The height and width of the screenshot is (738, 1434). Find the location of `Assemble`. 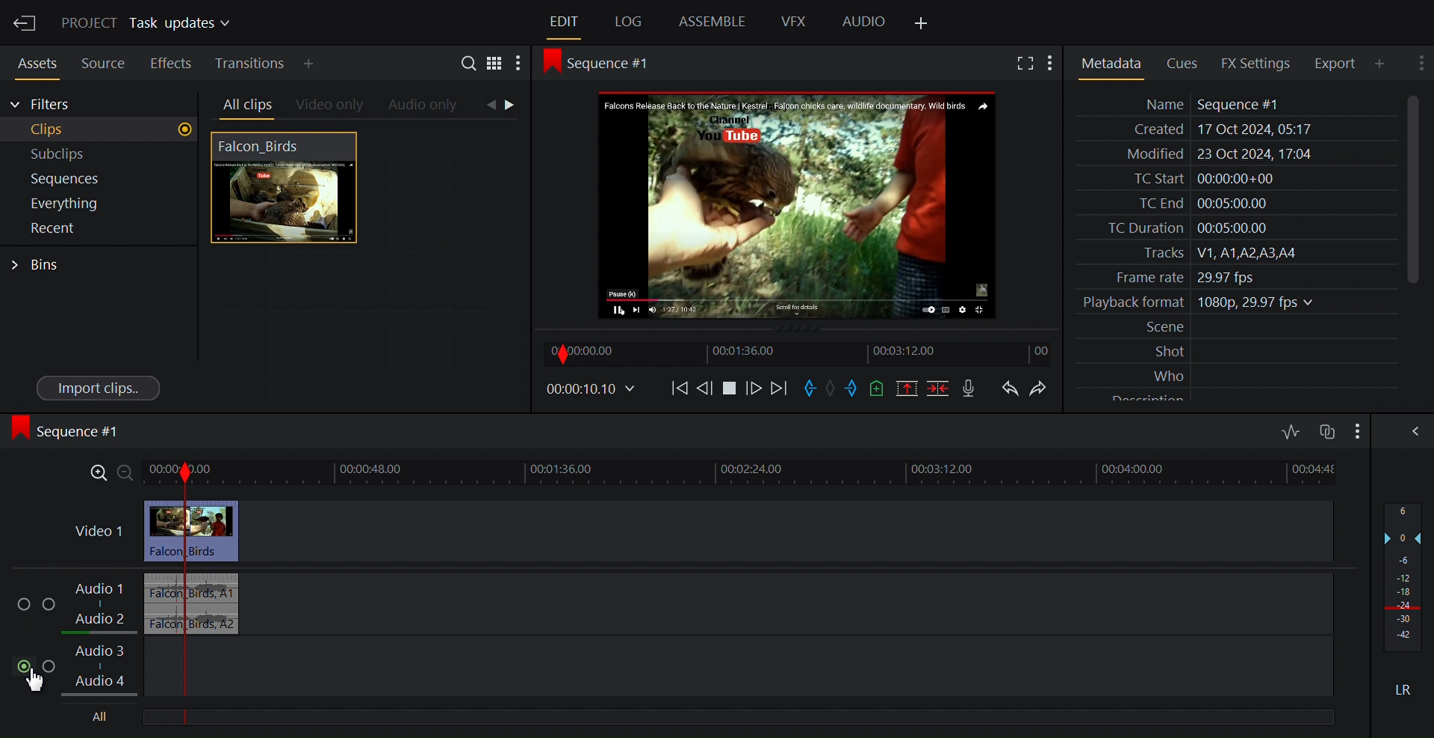

Assemble is located at coordinates (713, 21).